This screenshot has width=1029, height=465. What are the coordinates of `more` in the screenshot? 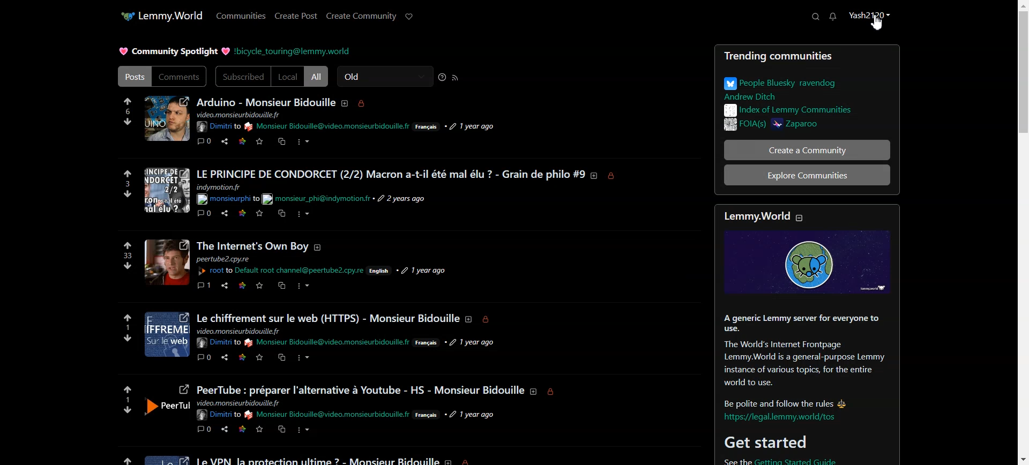 It's located at (307, 286).